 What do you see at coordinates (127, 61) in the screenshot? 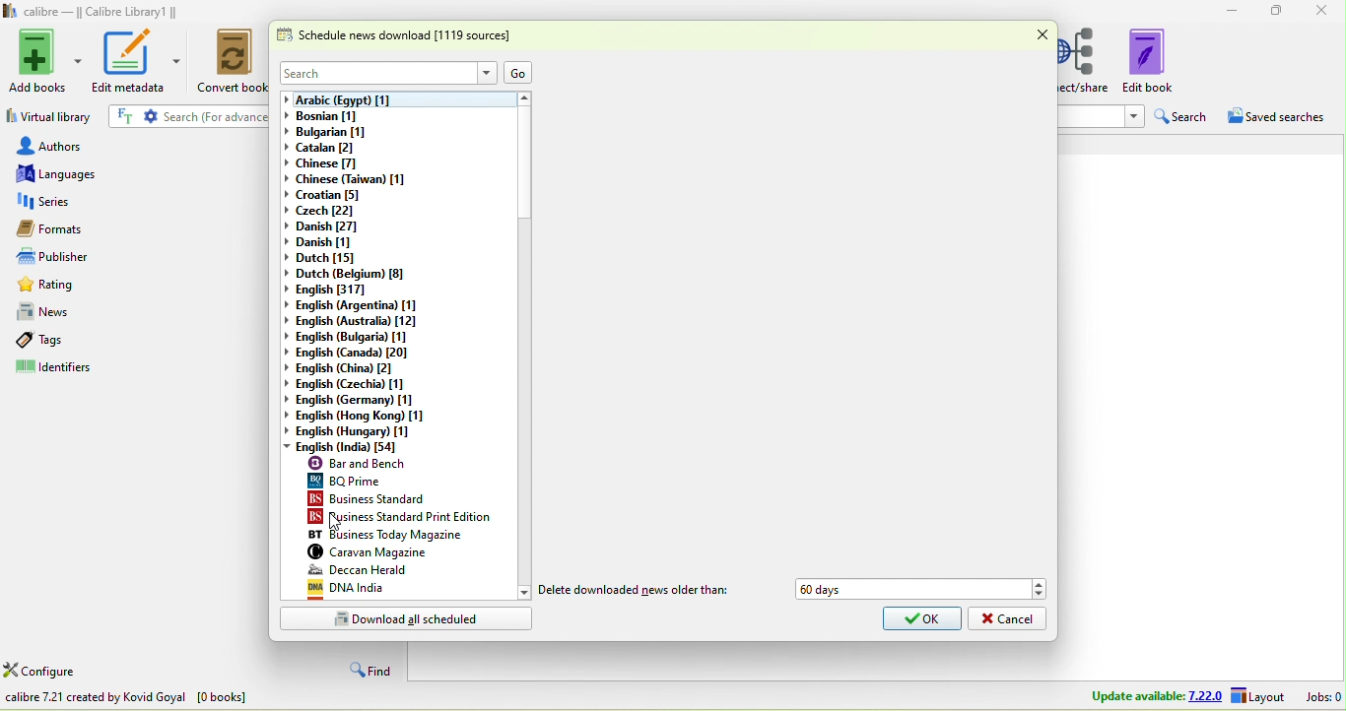
I see `edit metadata` at bounding box center [127, 61].